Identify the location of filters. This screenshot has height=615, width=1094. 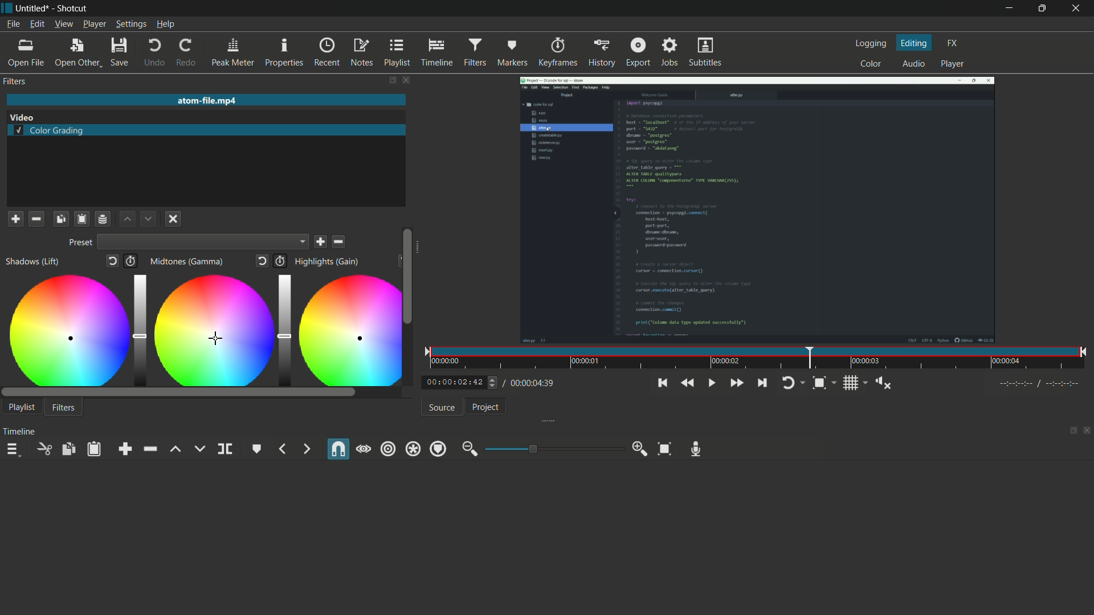
(64, 408).